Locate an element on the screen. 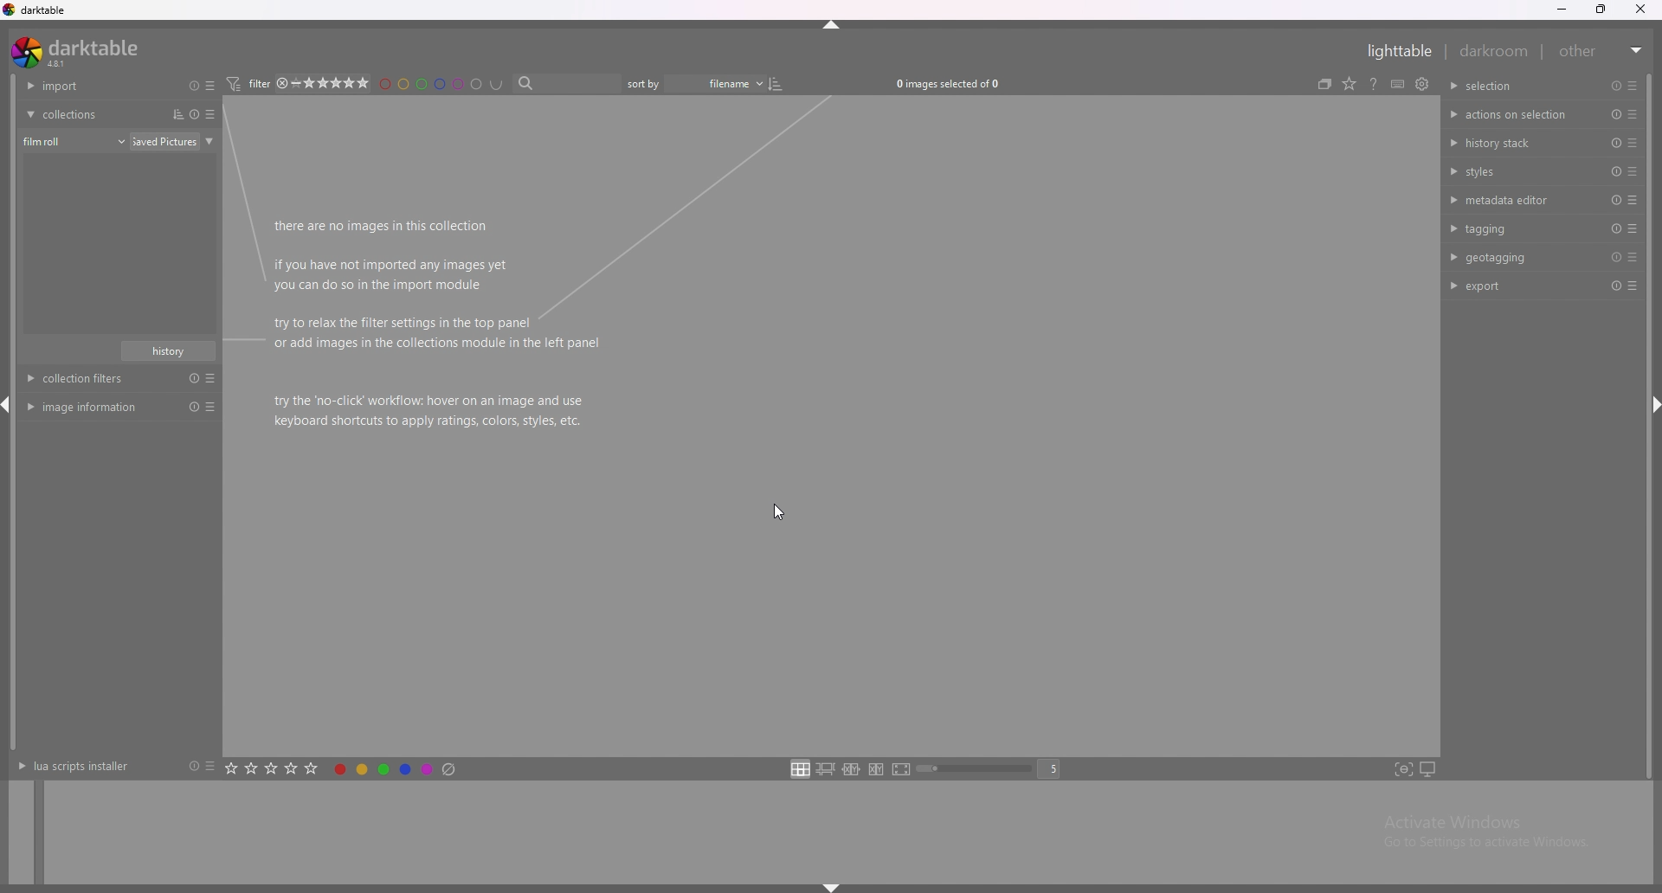 Image resolution: width=1662 pixels, height=893 pixels. cursor is located at coordinates (773, 513).